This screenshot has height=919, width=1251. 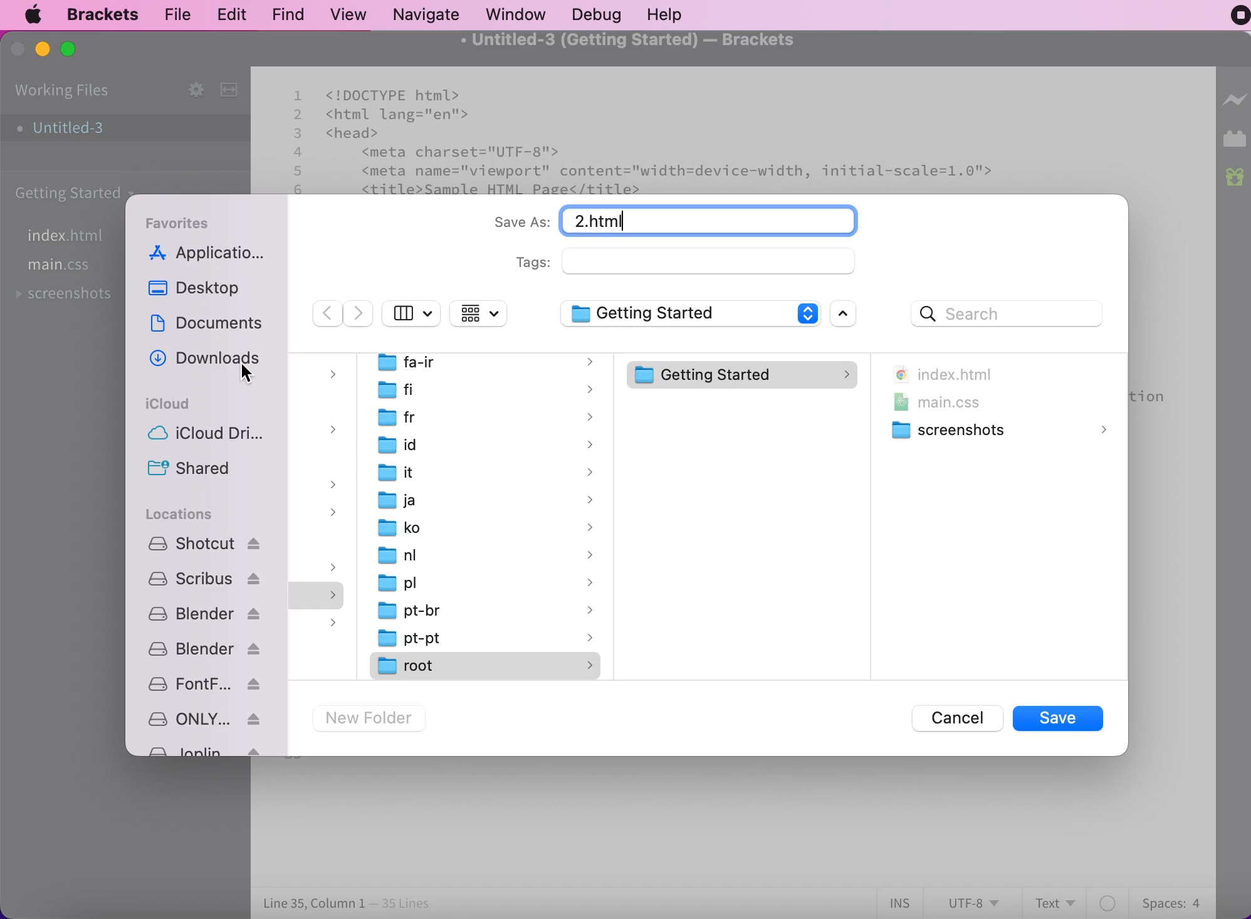 I want to click on ins, so click(x=903, y=902).